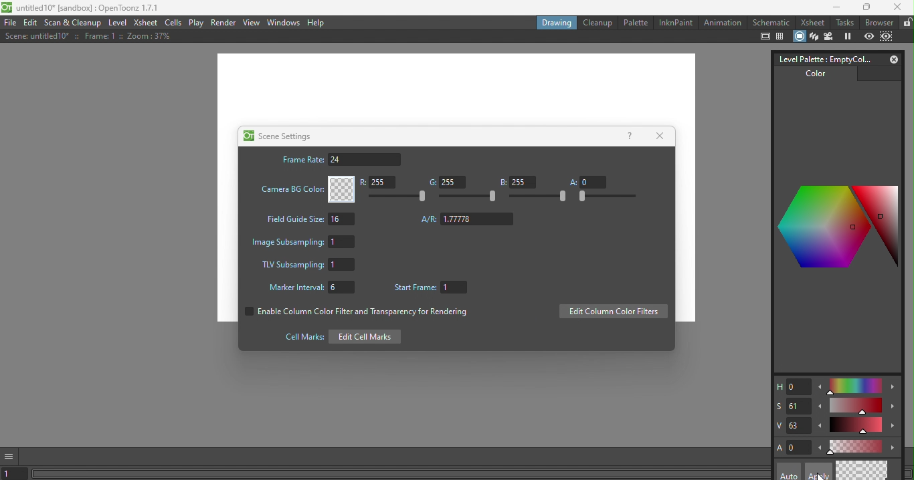 The height and width of the screenshot is (480, 914). What do you see at coordinates (894, 428) in the screenshot?
I see `Increase` at bounding box center [894, 428].